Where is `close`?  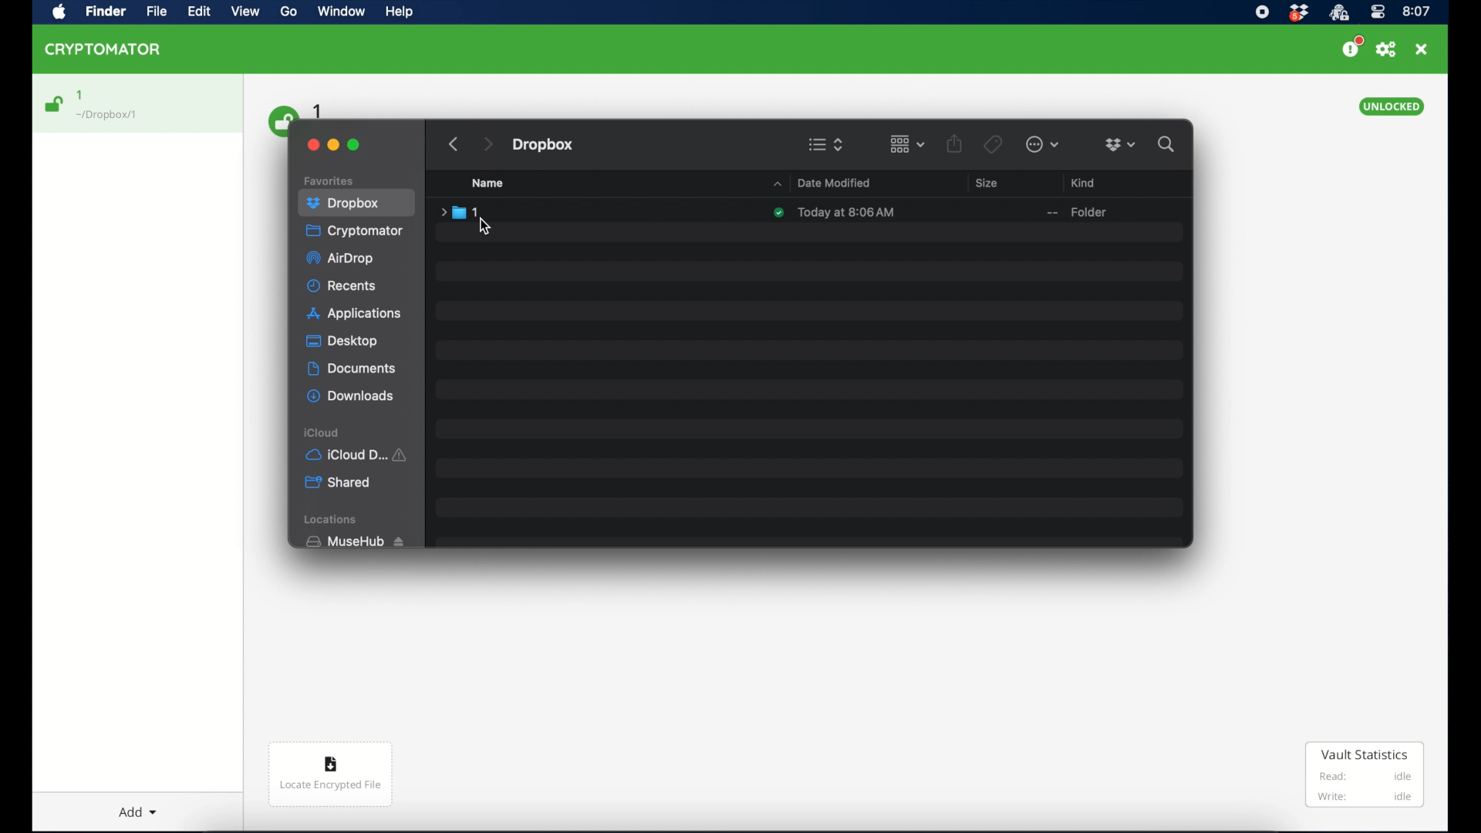
close is located at coordinates (310, 143).